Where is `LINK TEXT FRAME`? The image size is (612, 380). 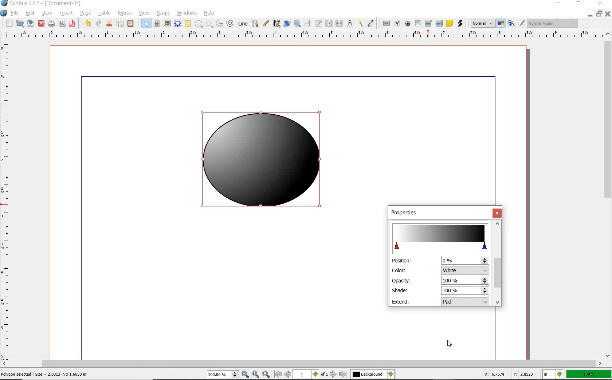
LINK TEXT FRAME is located at coordinates (329, 23).